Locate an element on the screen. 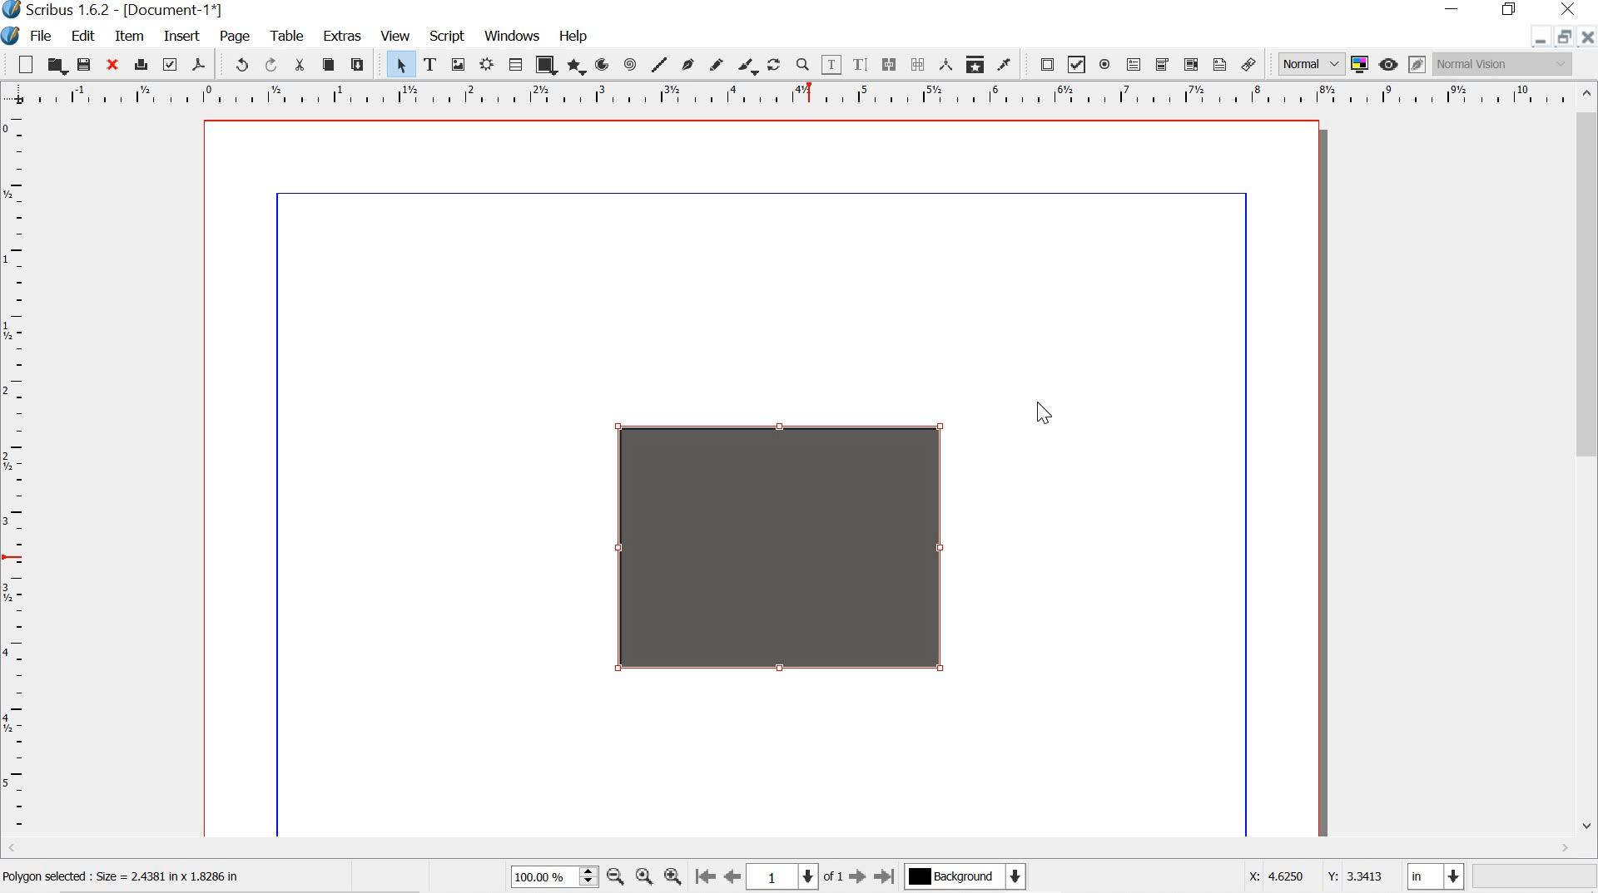  normal is located at coordinates (1312, 63).